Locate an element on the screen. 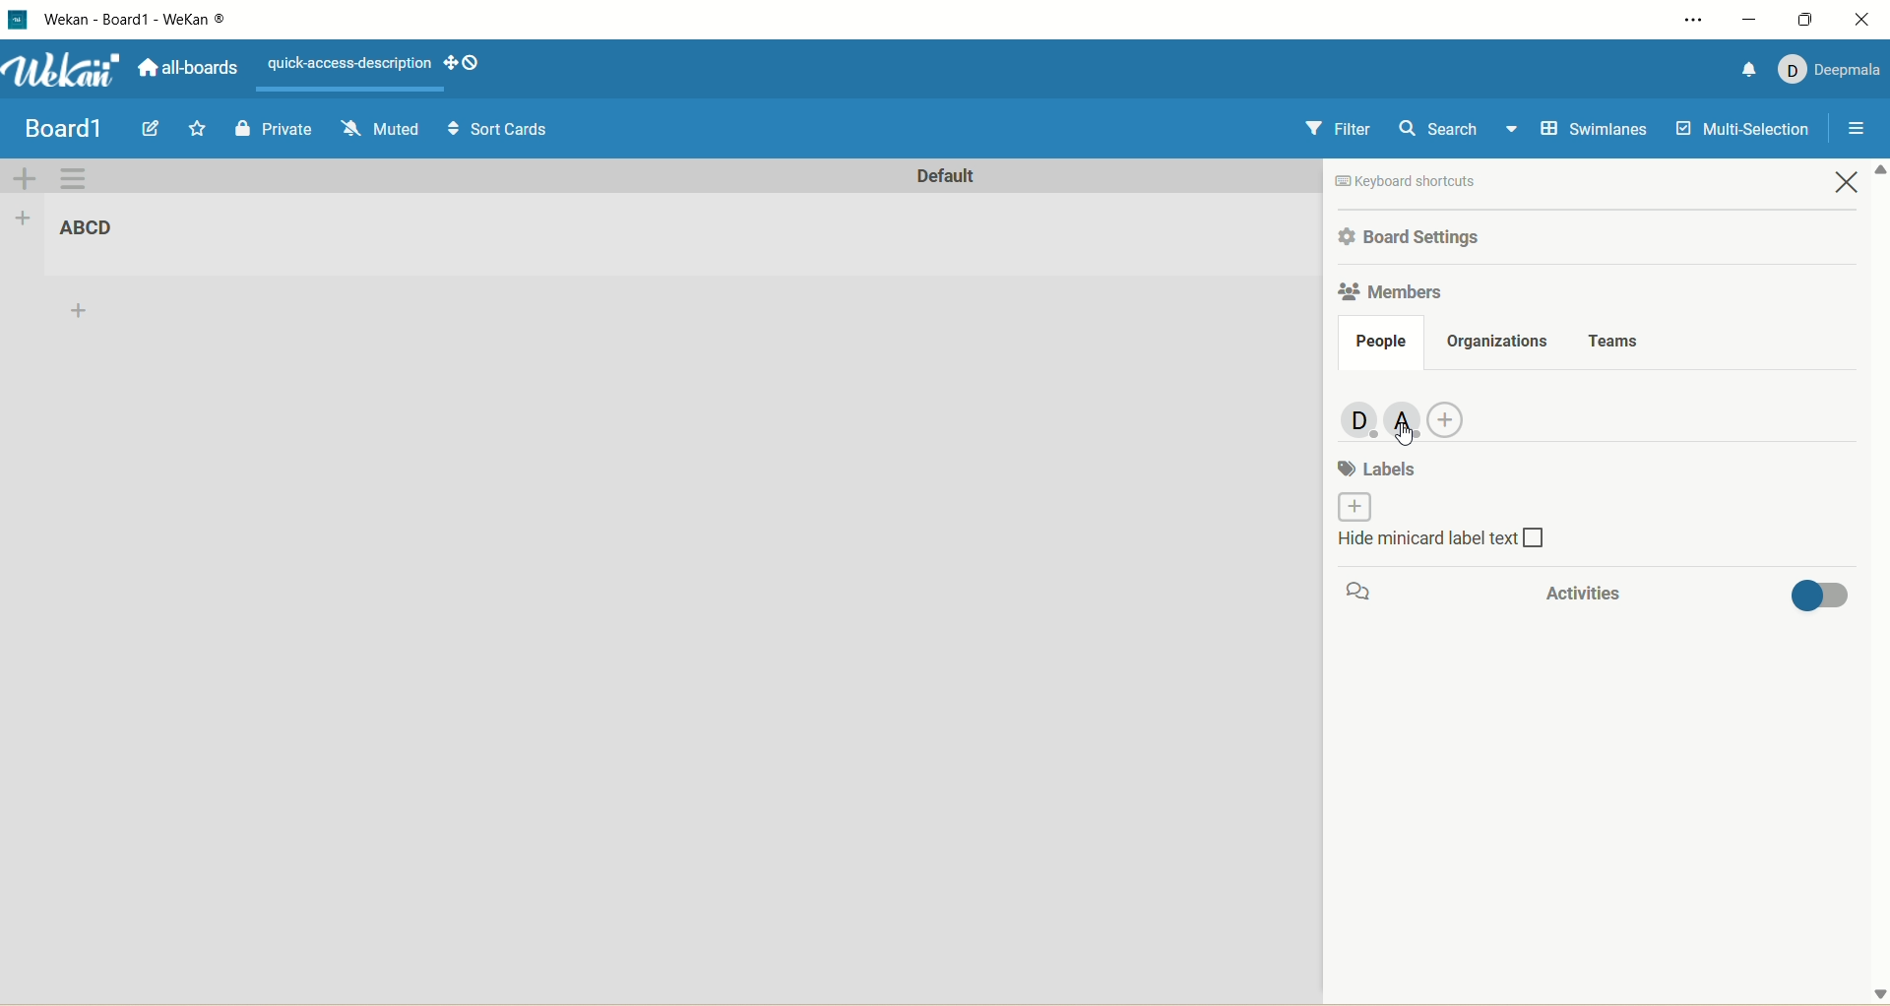 The width and height of the screenshot is (1890, 1006). members is located at coordinates (1352, 419).